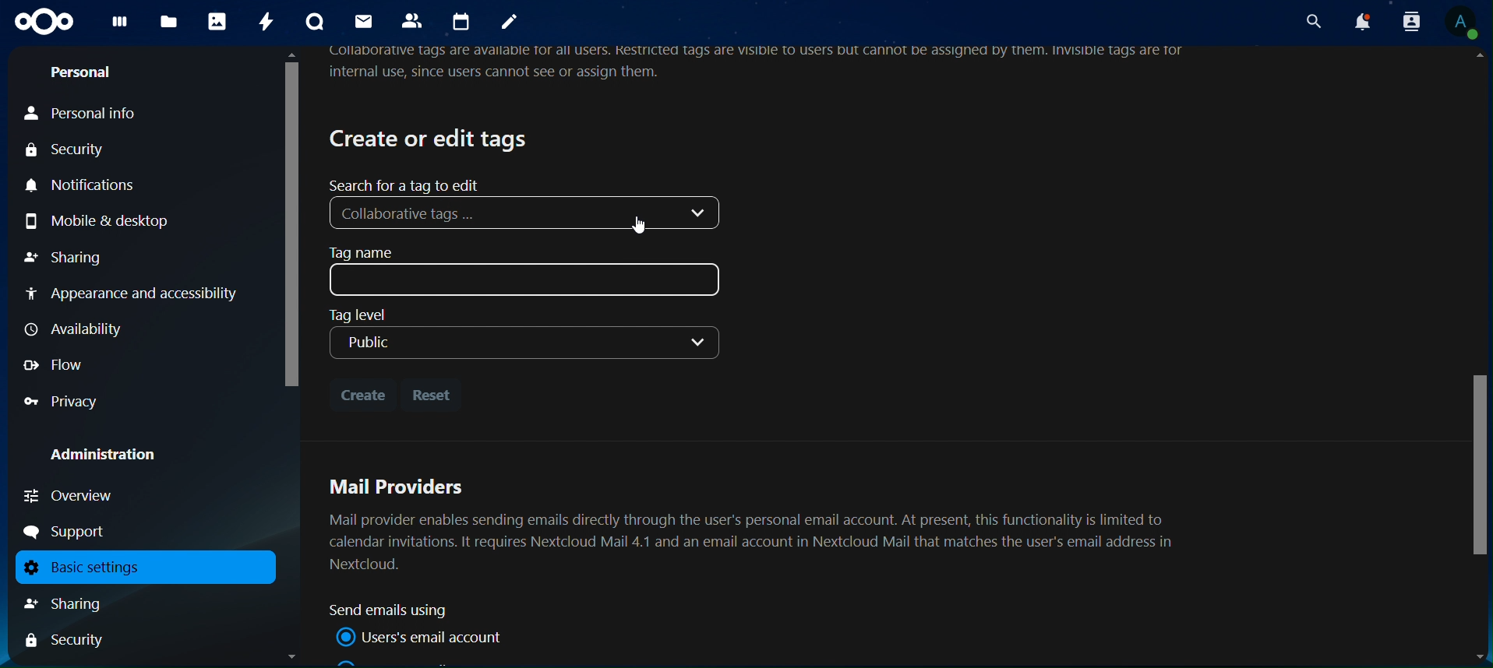 Image resolution: width=1493 pixels, height=668 pixels. I want to click on user mail account, so click(424, 637).